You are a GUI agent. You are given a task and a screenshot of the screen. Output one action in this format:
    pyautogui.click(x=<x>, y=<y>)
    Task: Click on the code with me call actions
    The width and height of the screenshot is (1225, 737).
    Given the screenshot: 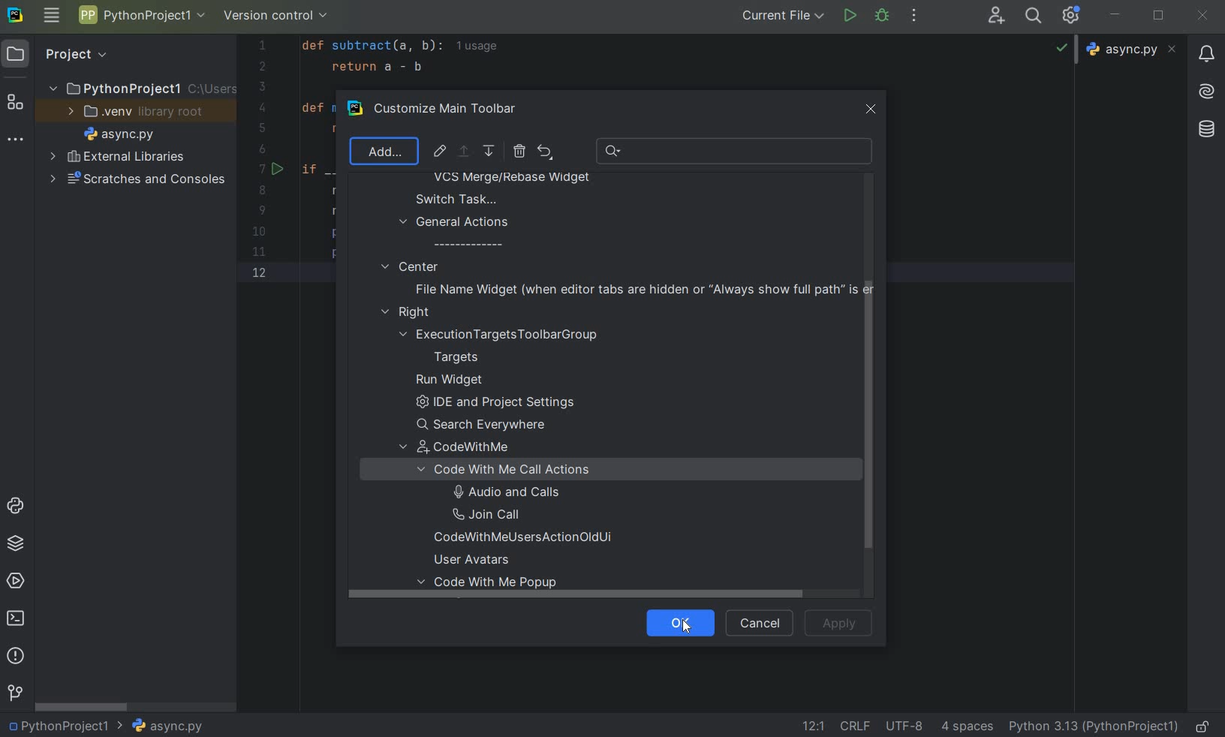 What is the action you would take?
    pyautogui.click(x=520, y=470)
    